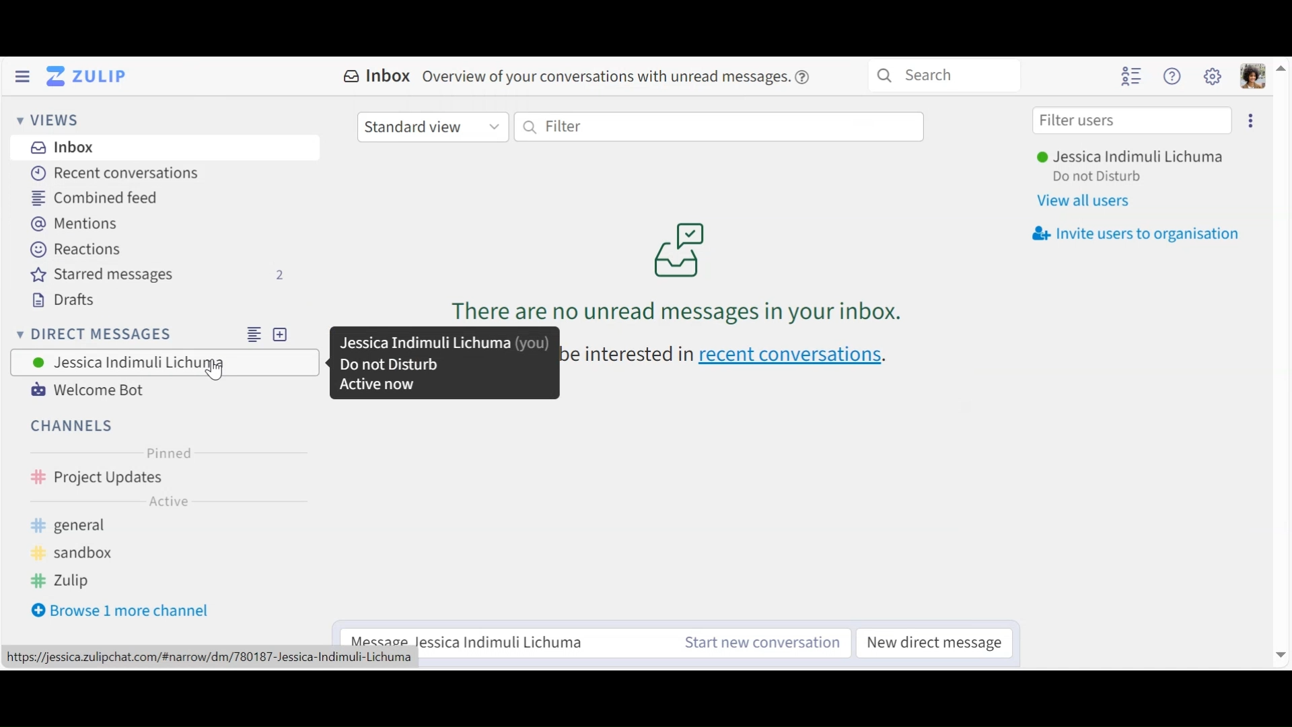 The height and width of the screenshot is (727, 1292). I want to click on Standard view, so click(434, 127).